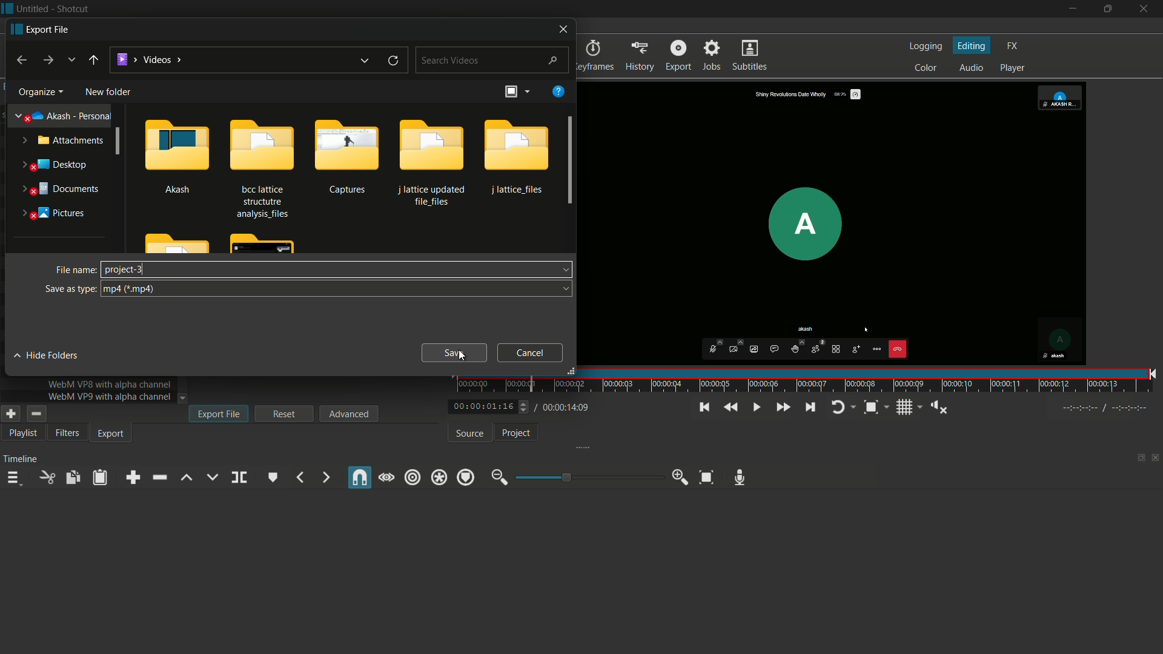 The width and height of the screenshot is (1163, 654). Describe the element at coordinates (48, 477) in the screenshot. I see `cut` at that location.